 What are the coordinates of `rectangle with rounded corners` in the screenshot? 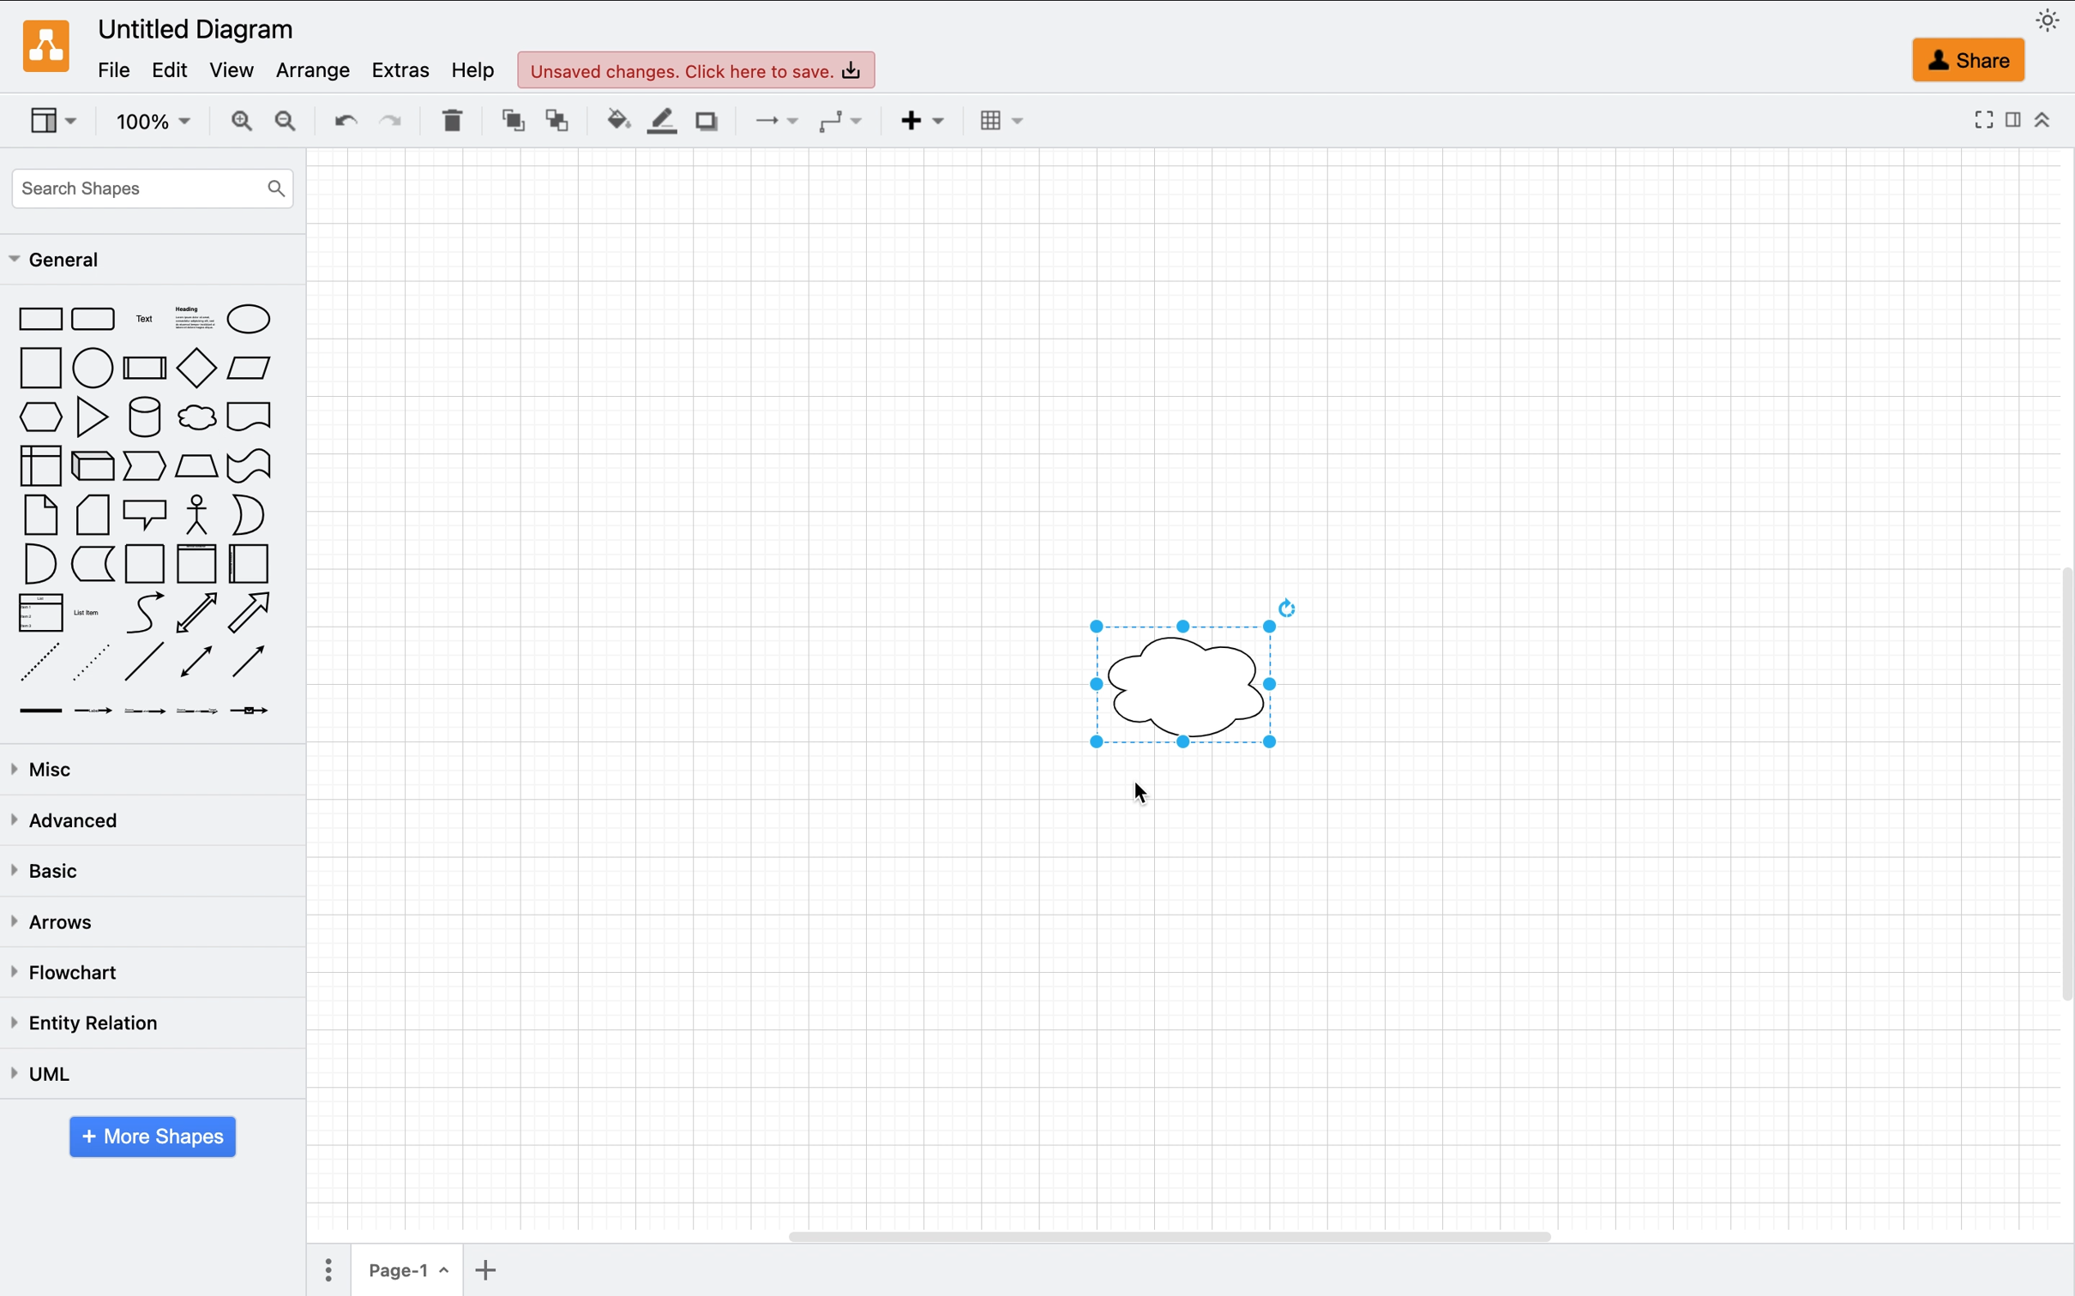 It's located at (94, 320).